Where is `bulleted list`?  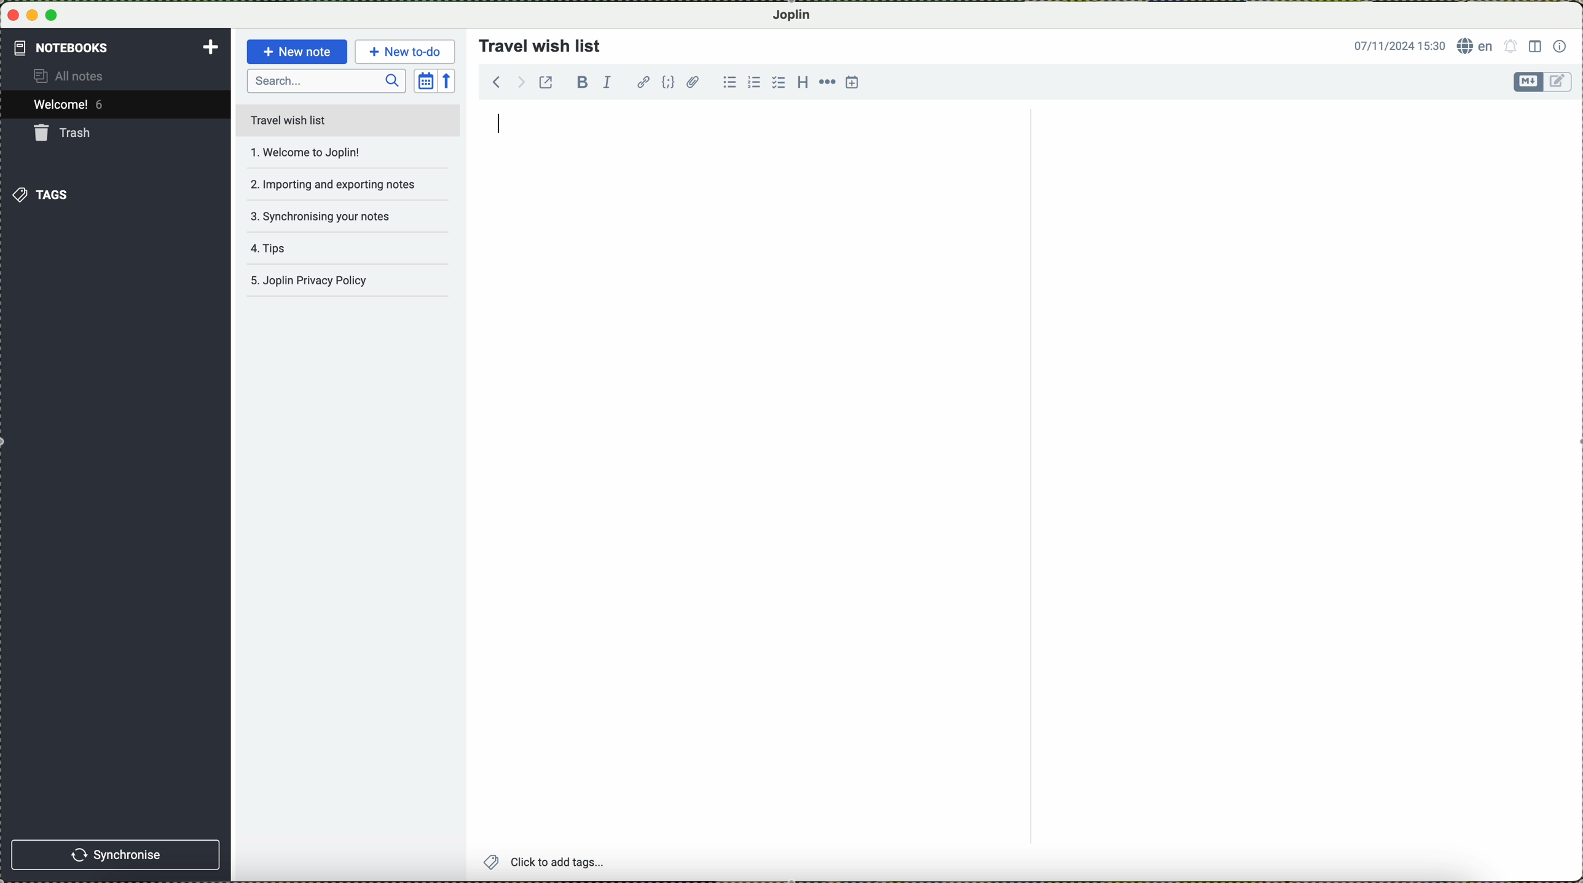
bulleted list is located at coordinates (728, 82).